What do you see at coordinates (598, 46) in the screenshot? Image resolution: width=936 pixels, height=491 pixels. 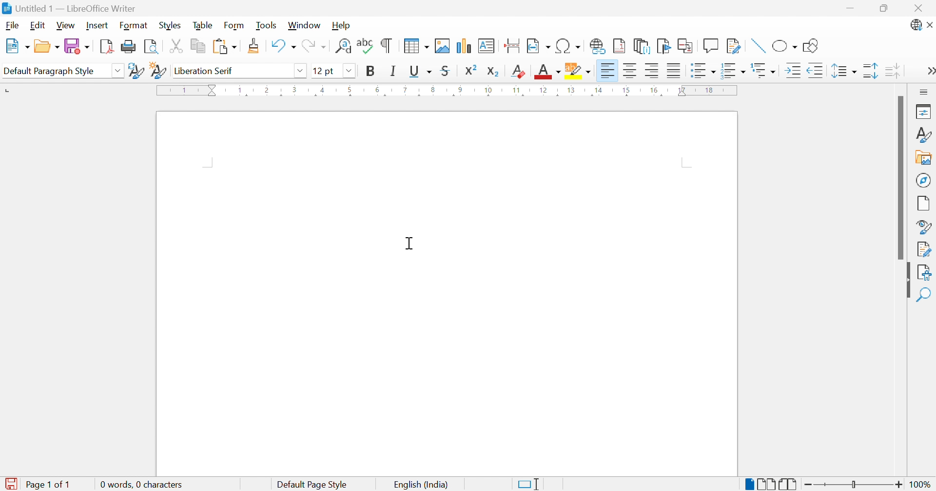 I see `Insert hyperlink` at bounding box center [598, 46].